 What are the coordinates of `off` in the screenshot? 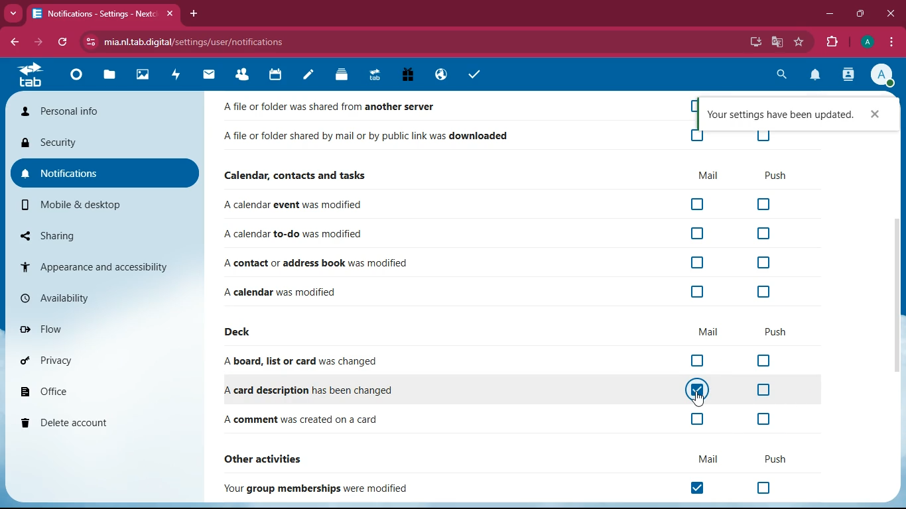 It's located at (761, 361).